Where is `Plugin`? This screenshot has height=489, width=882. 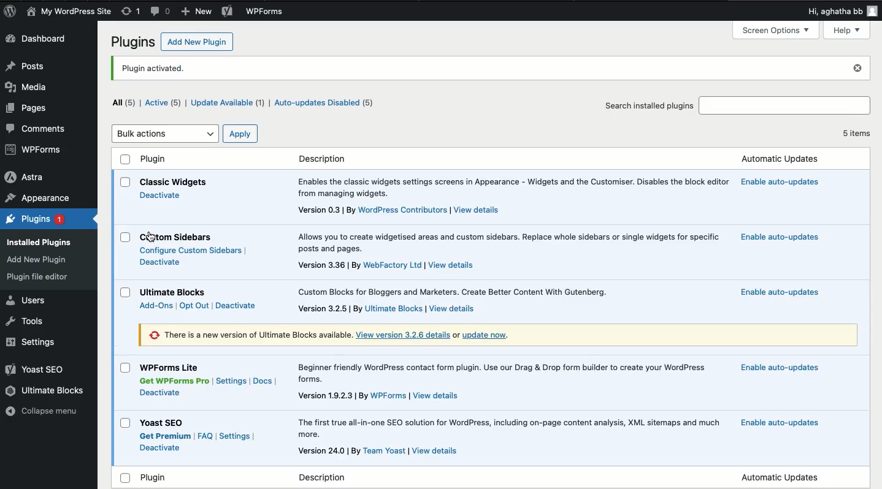
Plugin is located at coordinates (469, 160).